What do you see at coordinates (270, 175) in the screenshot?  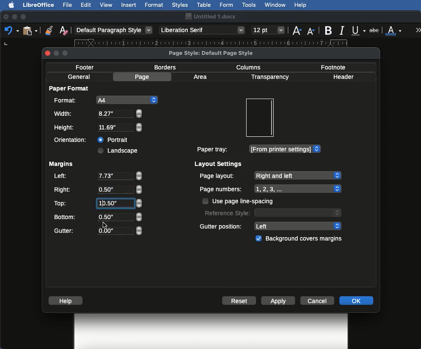 I see `Page layout` at bounding box center [270, 175].